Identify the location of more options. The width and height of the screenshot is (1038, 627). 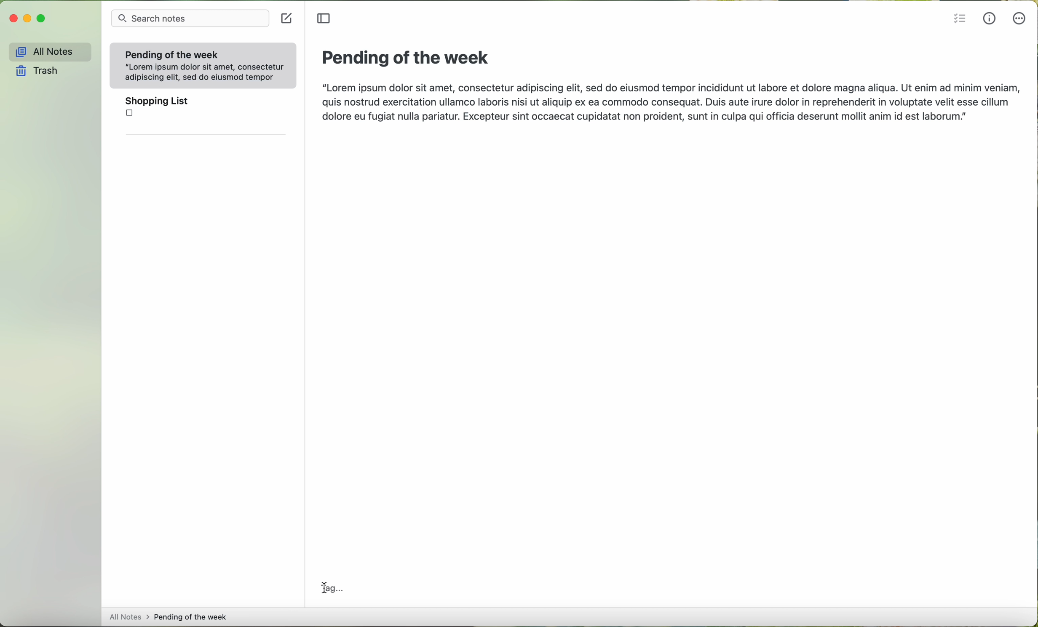
(1019, 21).